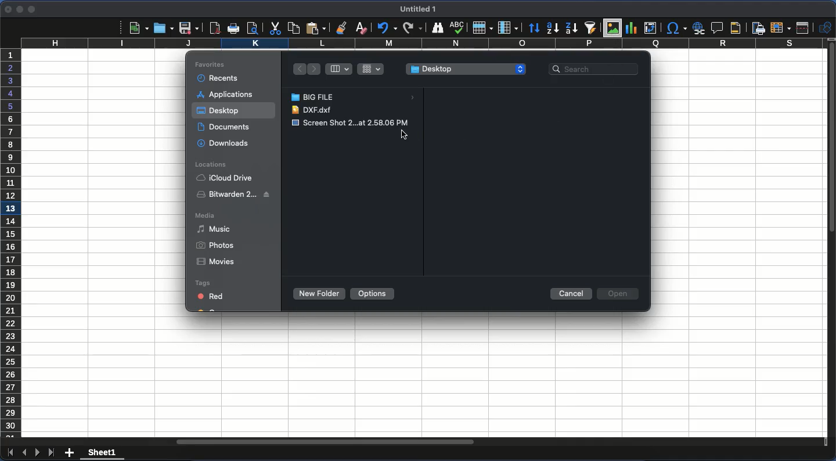 The height and width of the screenshot is (461, 836). I want to click on freeze rows and columns, so click(781, 28).